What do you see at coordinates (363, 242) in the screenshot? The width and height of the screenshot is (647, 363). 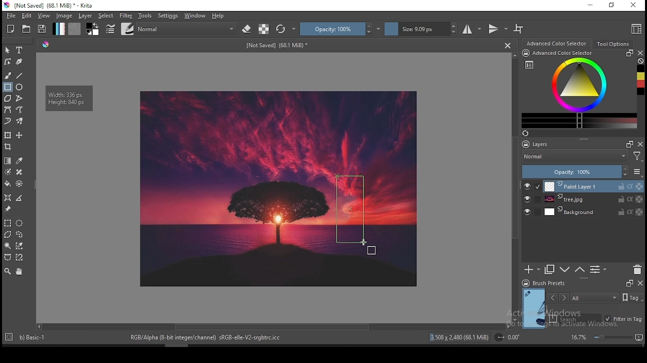 I see `cursor` at bounding box center [363, 242].